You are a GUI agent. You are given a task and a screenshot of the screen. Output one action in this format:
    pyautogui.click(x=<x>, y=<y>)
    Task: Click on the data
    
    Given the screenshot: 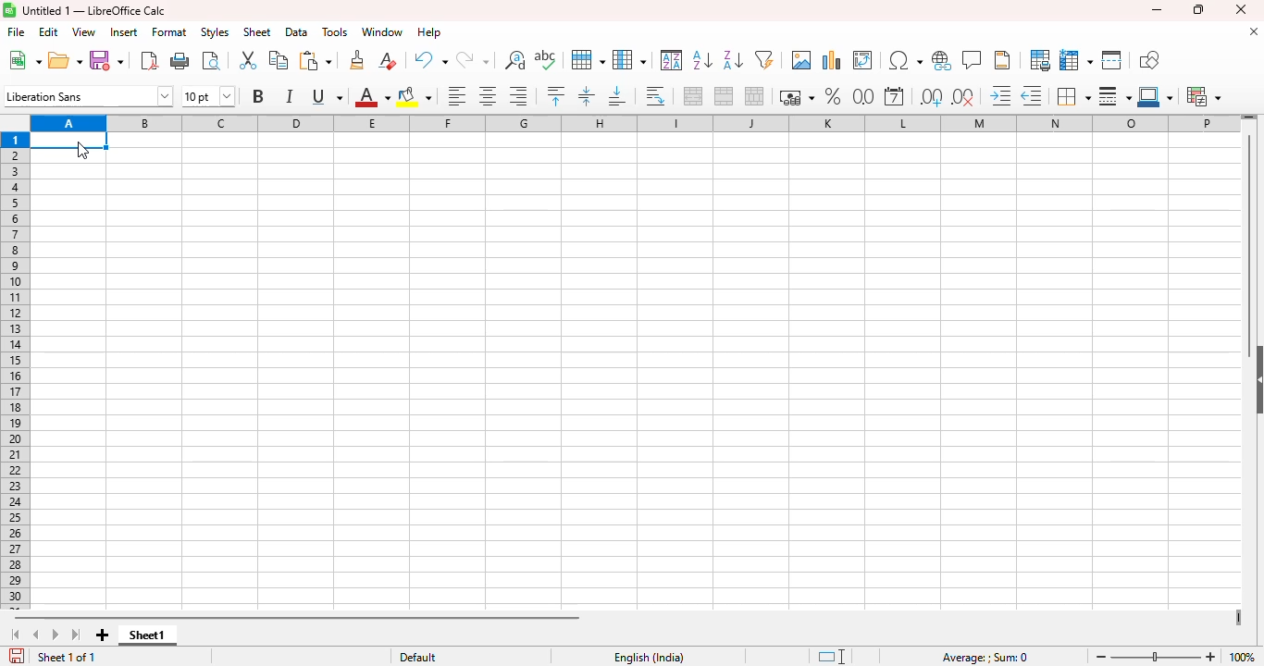 What is the action you would take?
    pyautogui.click(x=297, y=31)
    